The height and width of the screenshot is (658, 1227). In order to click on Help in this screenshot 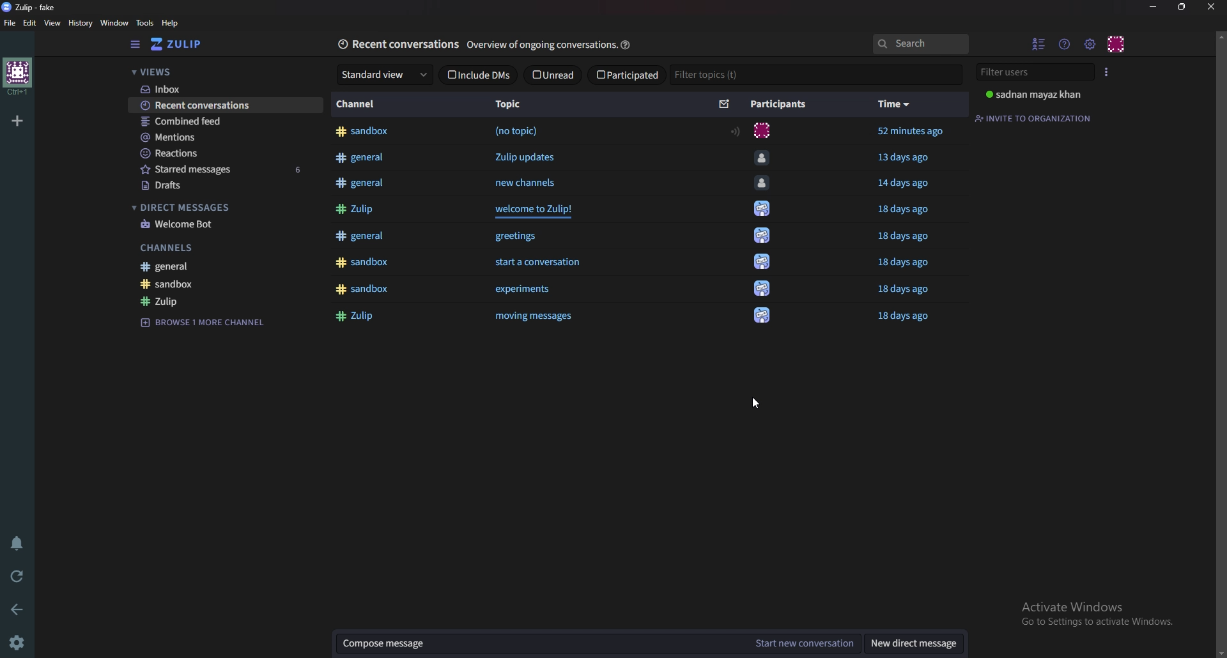, I will do `click(173, 23)`.